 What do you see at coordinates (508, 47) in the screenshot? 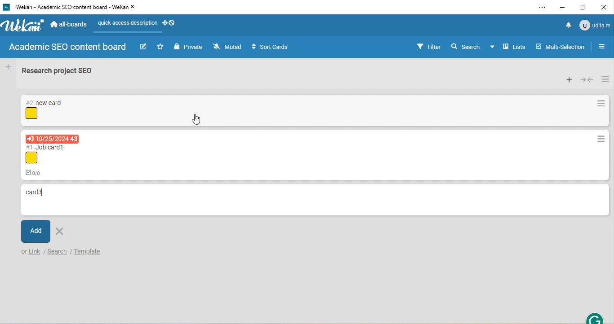
I see `board view` at bounding box center [508, 47].